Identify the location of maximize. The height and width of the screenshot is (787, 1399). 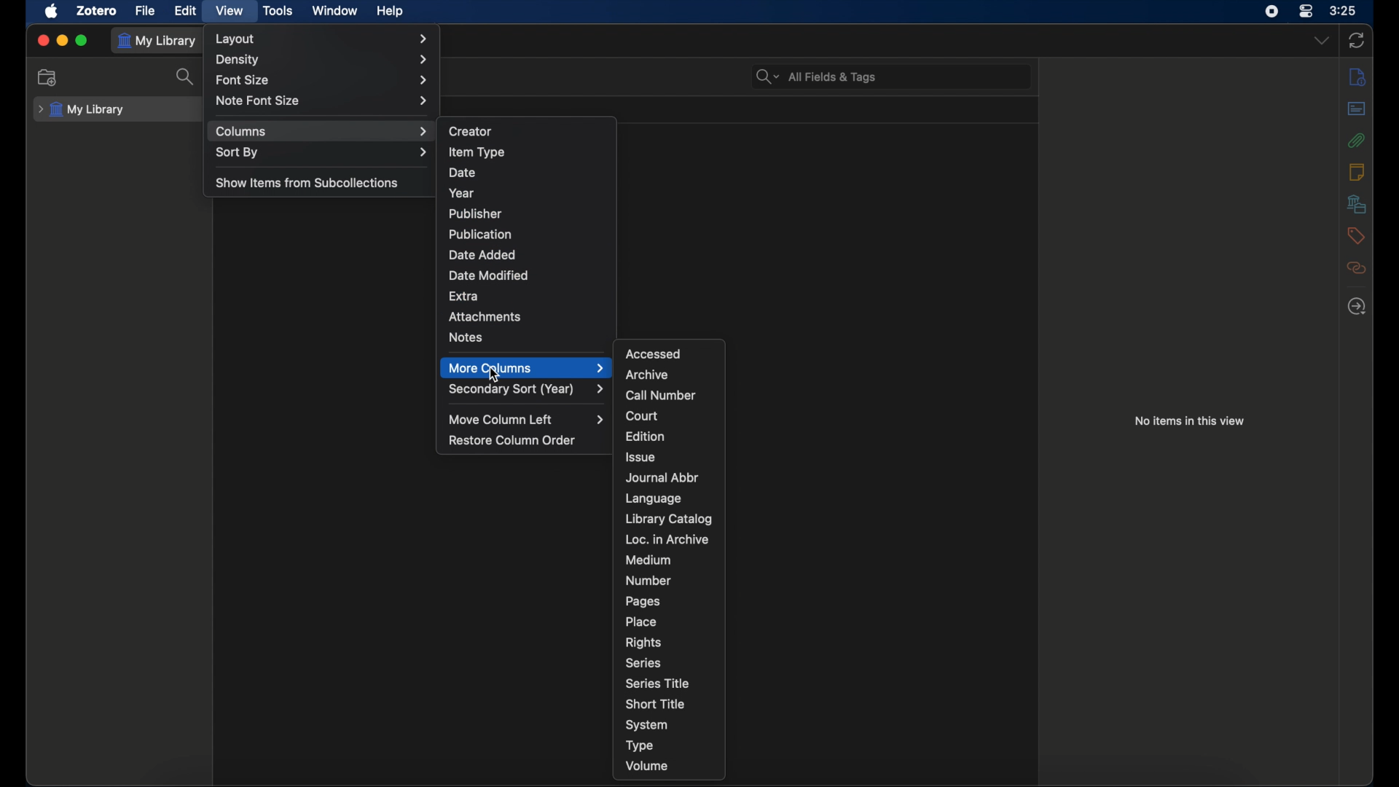
(83, 41).